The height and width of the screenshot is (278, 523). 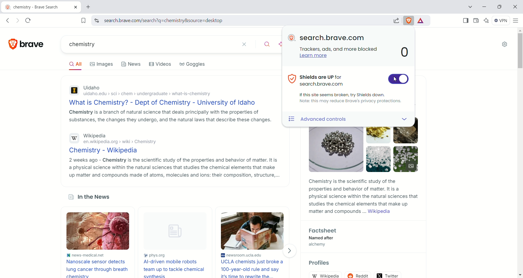 What do you see at coordinates (325, 231) in the screenshot?
I see `Factsheet` at bounding box center [325, 231].